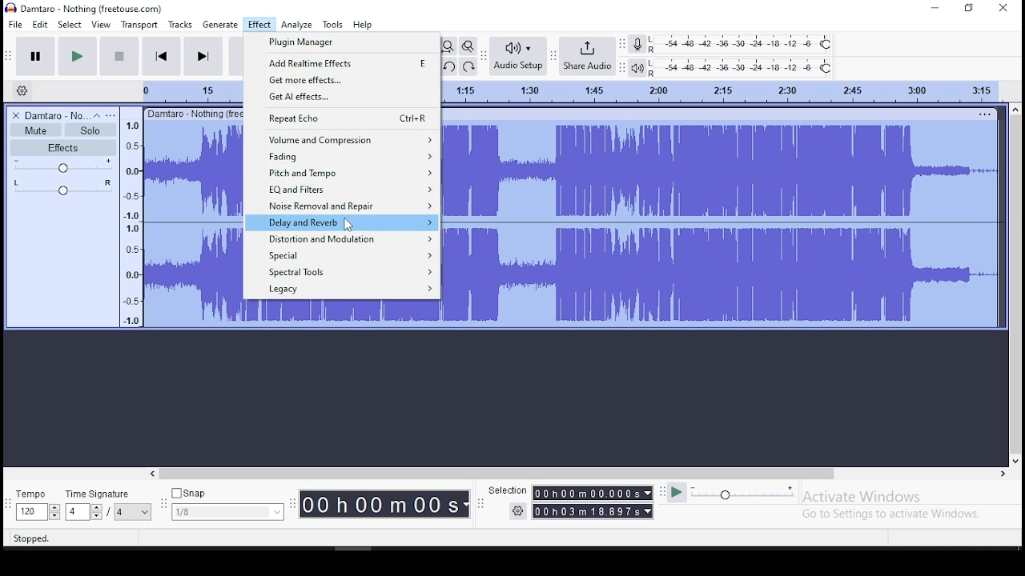 The width and height of the screenshot is (1025, 576). I want to click on delay and reverb, so click(340, 222).